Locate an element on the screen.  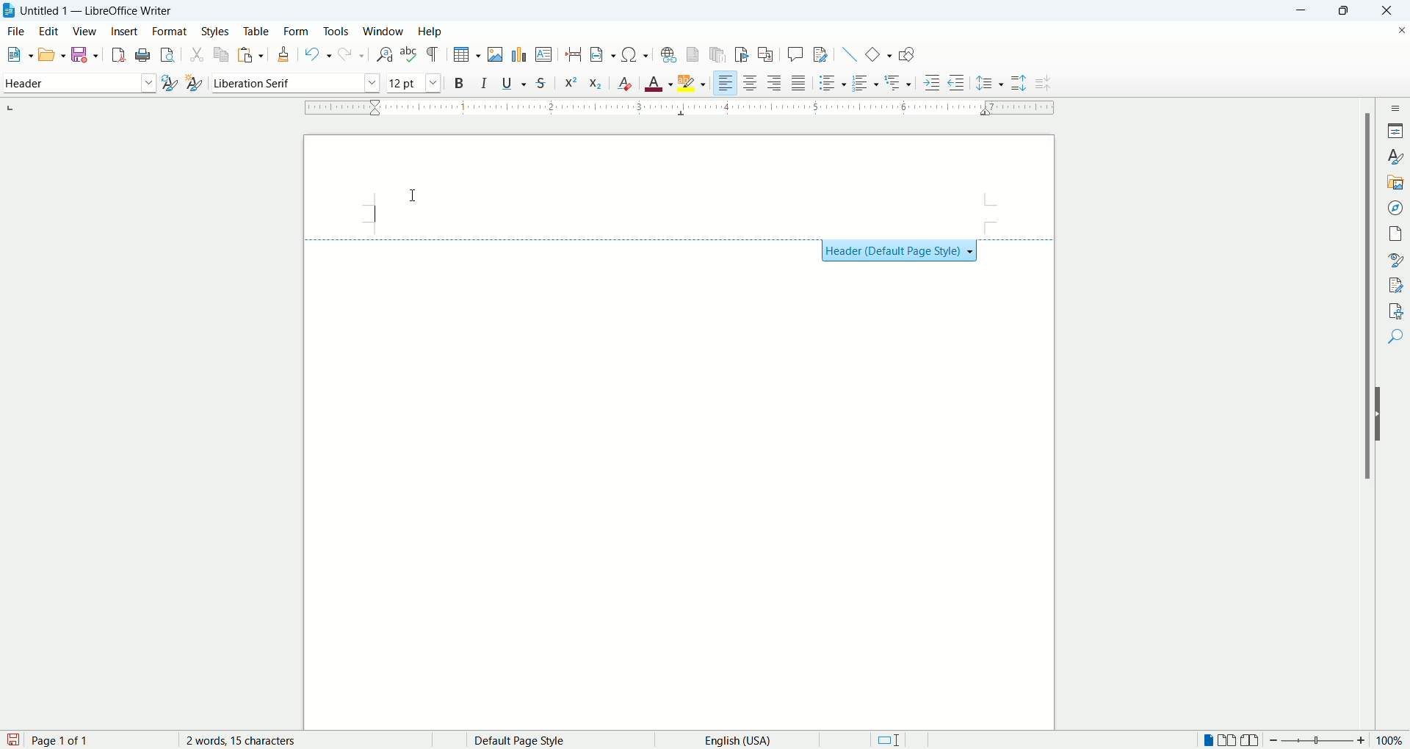
main page is located at coordinates (678, 497).